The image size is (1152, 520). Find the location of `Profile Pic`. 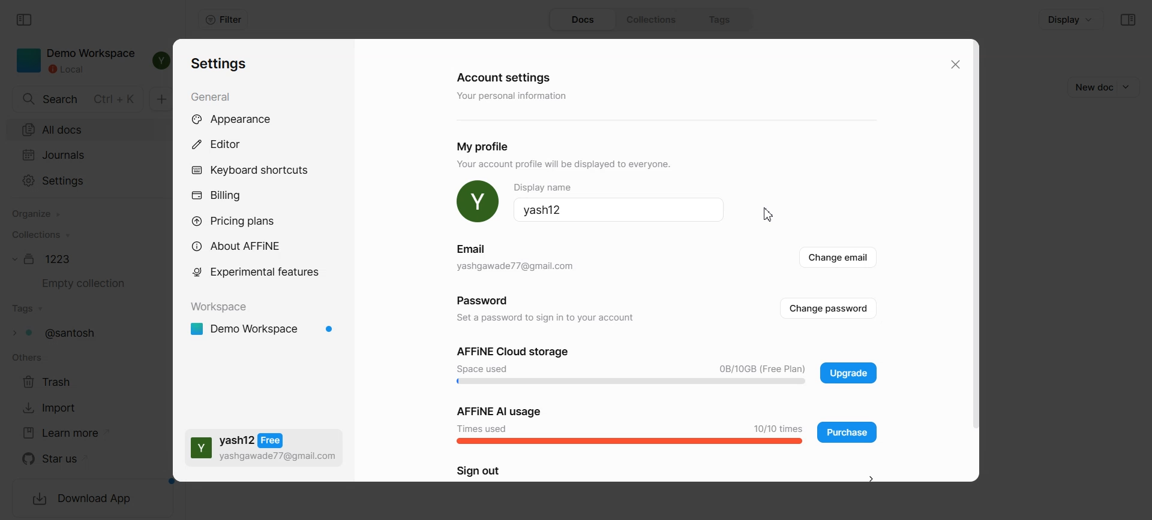

Profile Pic is located at coordinates (478, 202).